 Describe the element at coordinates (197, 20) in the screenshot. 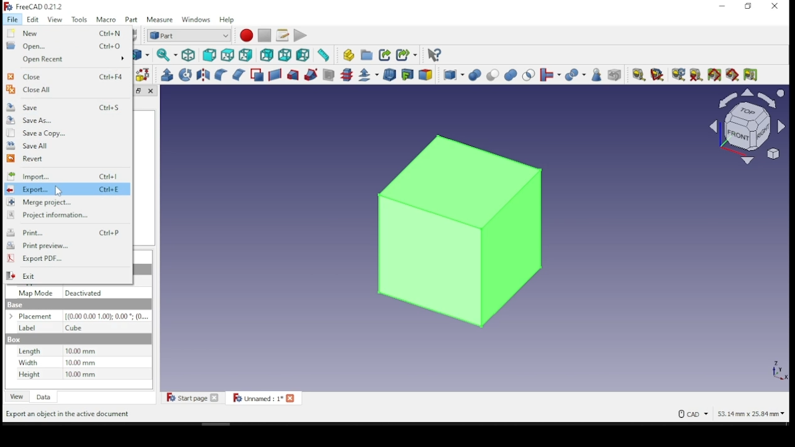

I see `windows` at that location.